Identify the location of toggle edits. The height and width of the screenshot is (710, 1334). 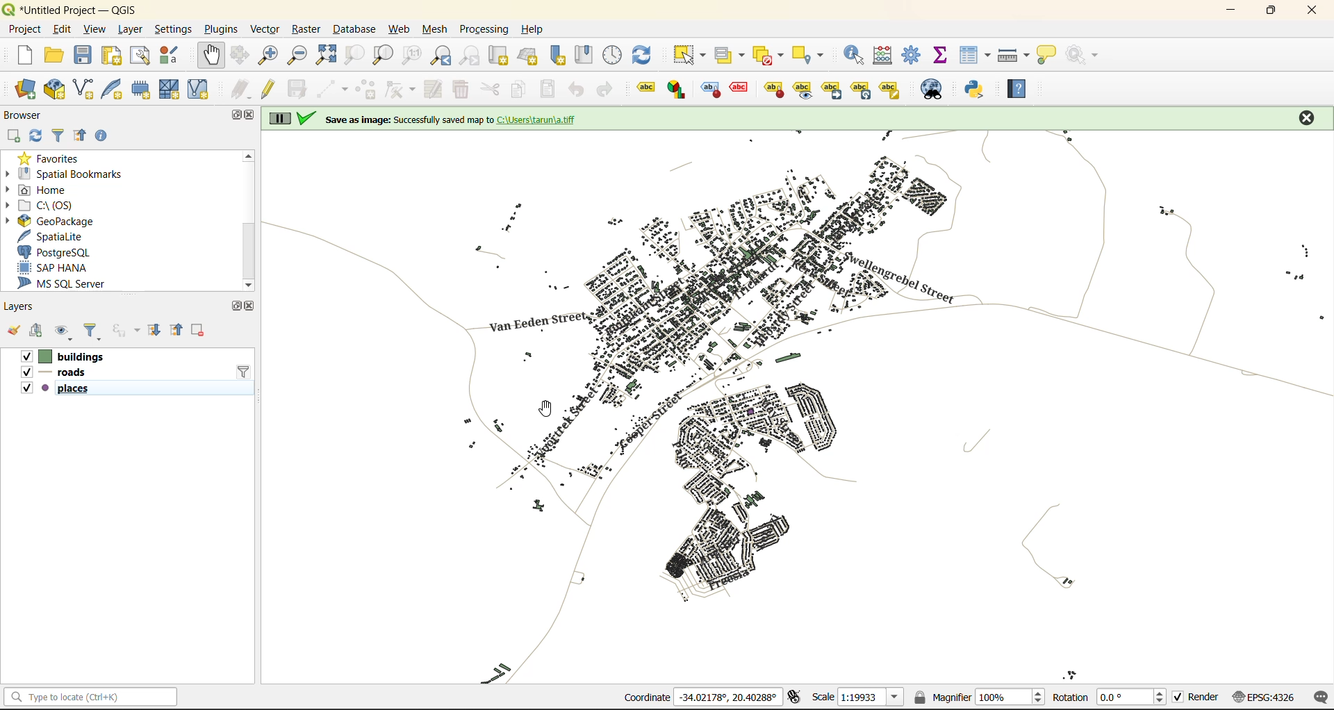
(267, 89).